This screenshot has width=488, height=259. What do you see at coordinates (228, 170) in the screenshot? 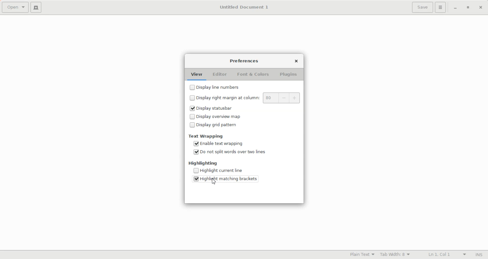
I see `(un)check Display Highlight current line` at bounding box center [228, 170].